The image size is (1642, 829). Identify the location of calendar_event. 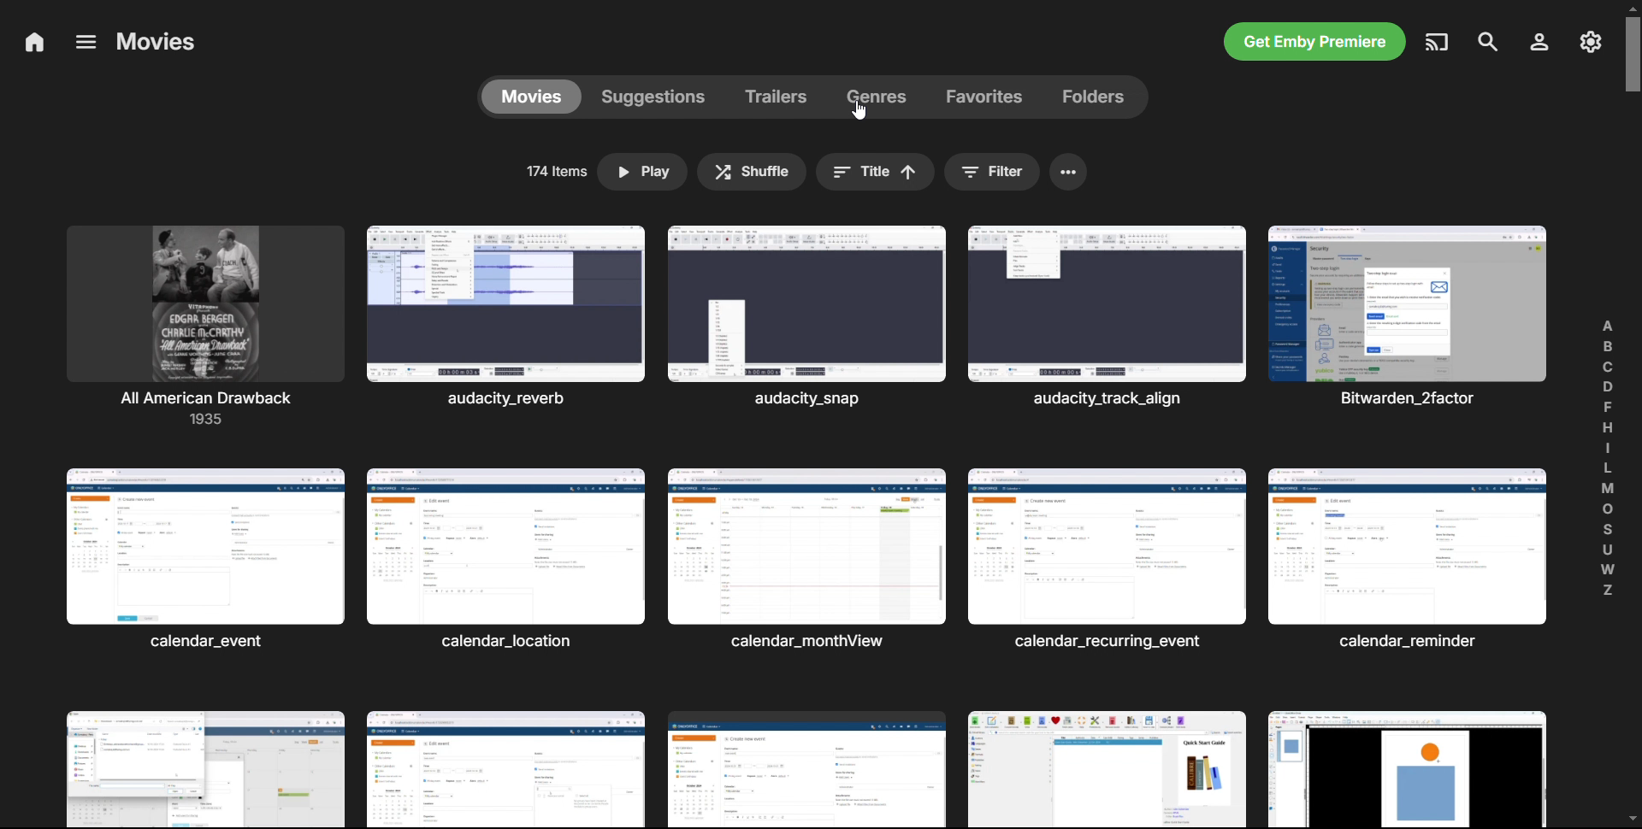
(204, 561).